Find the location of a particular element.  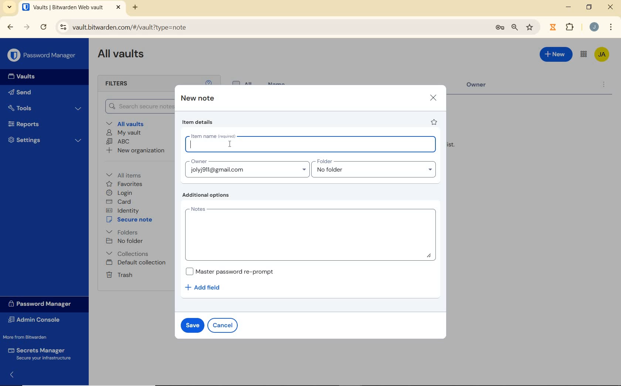

new tab is located at coordinates (136, 8).